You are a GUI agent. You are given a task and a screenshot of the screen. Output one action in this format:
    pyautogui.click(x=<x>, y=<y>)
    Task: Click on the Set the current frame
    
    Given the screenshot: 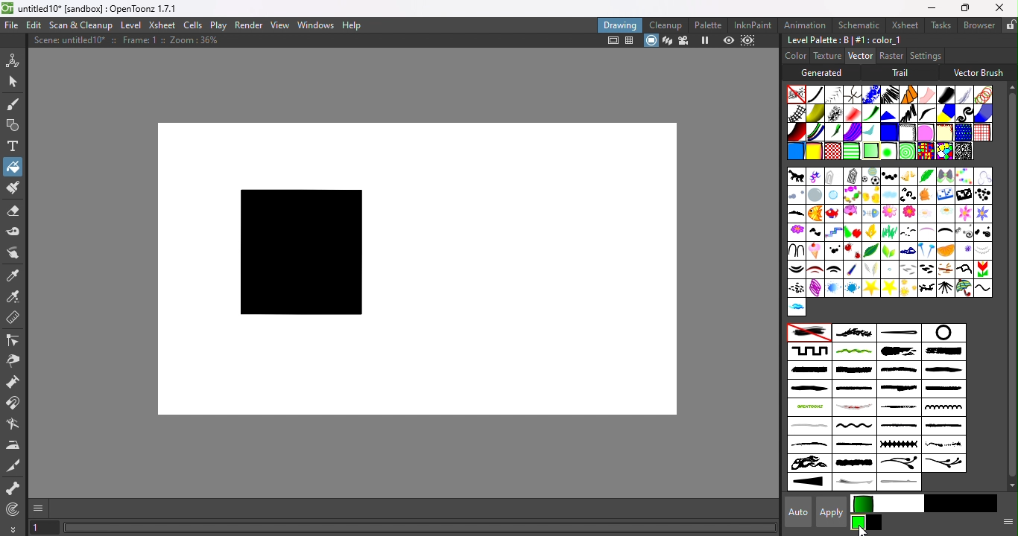 What is the action you would take?
    pyautogui.click(x=44, y=529)
    